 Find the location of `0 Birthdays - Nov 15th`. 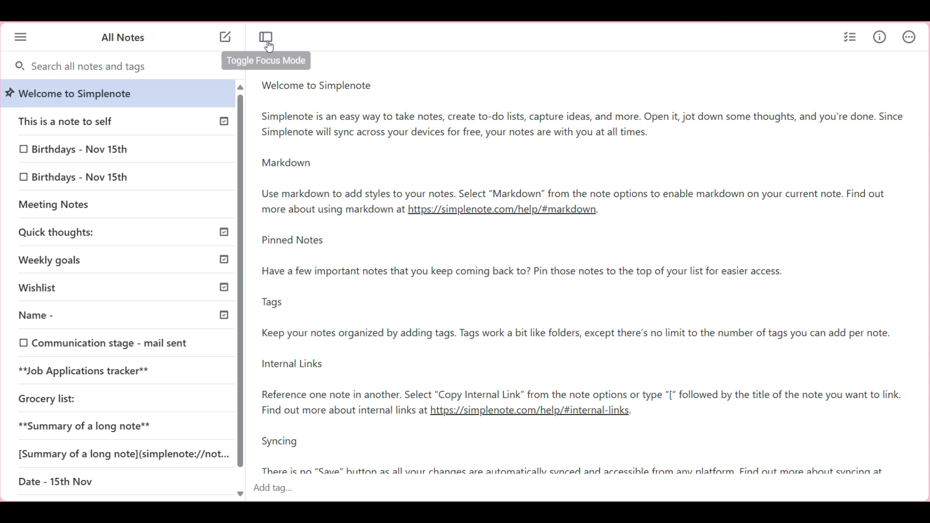

0 Birthdays - Nov 15th is located at coordinates (74, 151).